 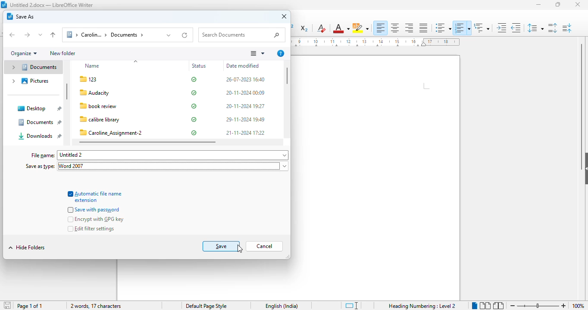 I want to click on pictures, so click(x=29, y=81).